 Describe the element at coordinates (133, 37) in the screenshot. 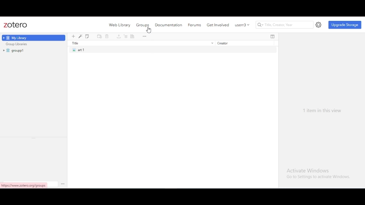

I see `create bibliography` at that location.